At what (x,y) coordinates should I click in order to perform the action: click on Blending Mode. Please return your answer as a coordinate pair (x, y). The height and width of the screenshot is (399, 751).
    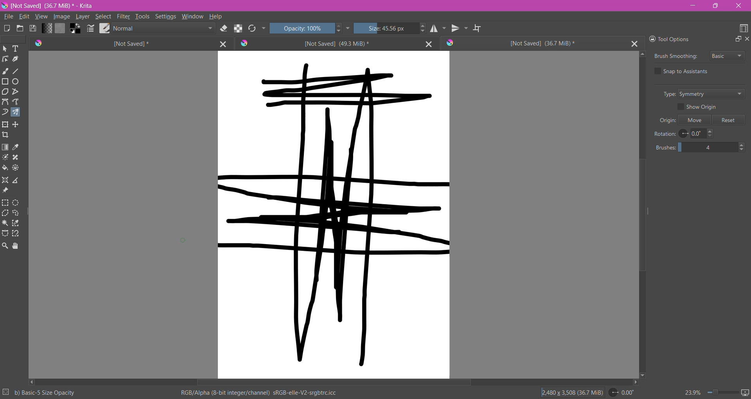
    Looking at the image, I should click on (163, 28).